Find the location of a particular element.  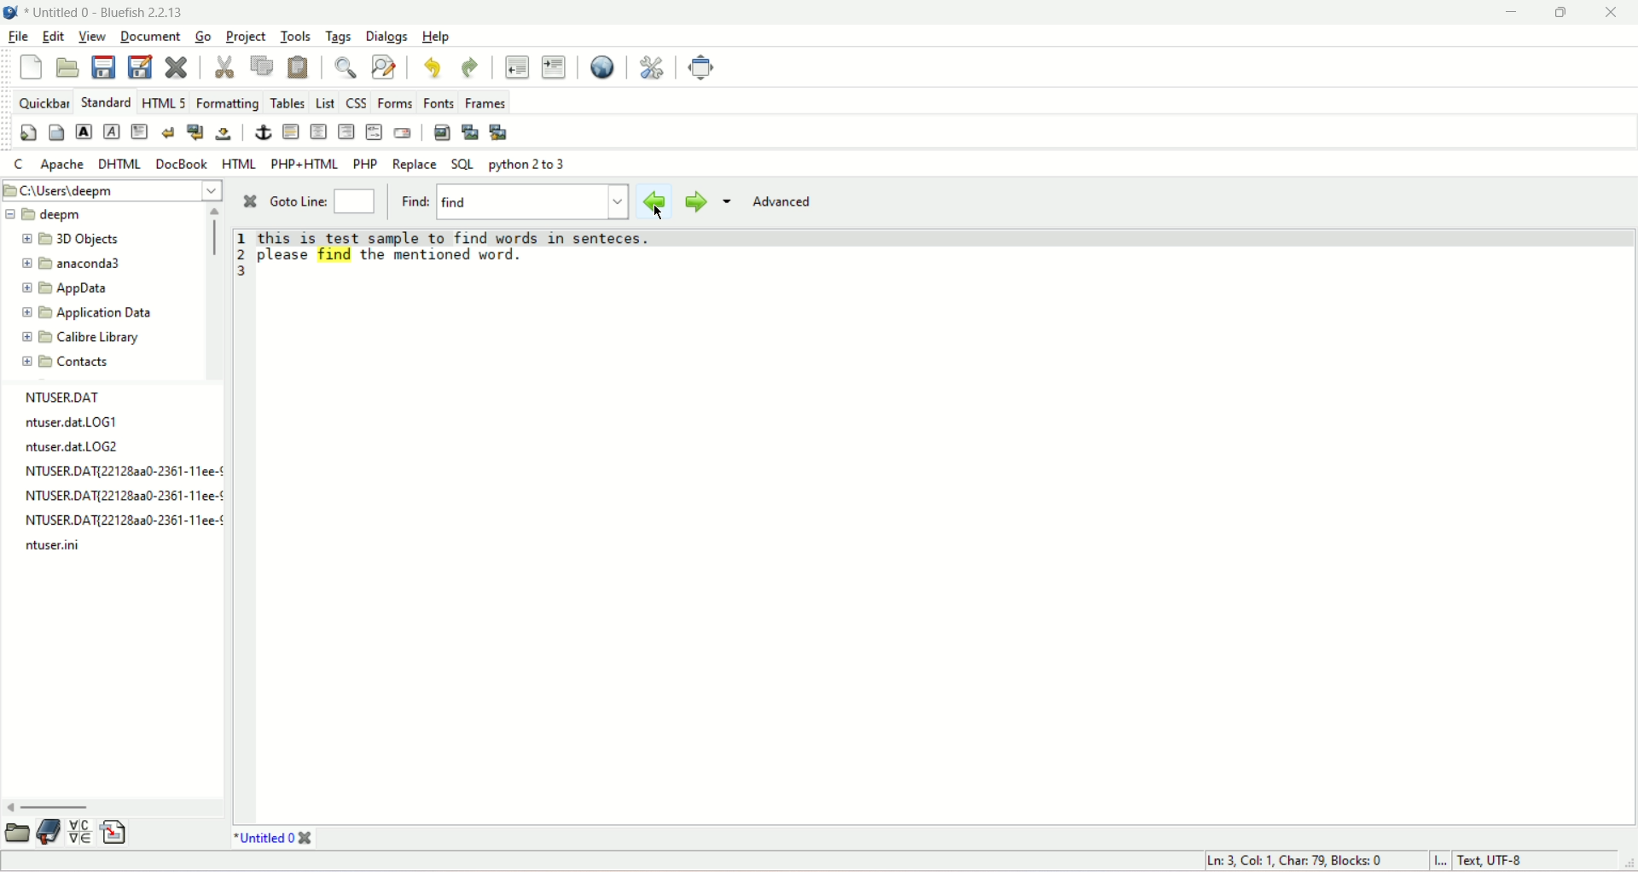

close tab is located at coordinates (305, 838).